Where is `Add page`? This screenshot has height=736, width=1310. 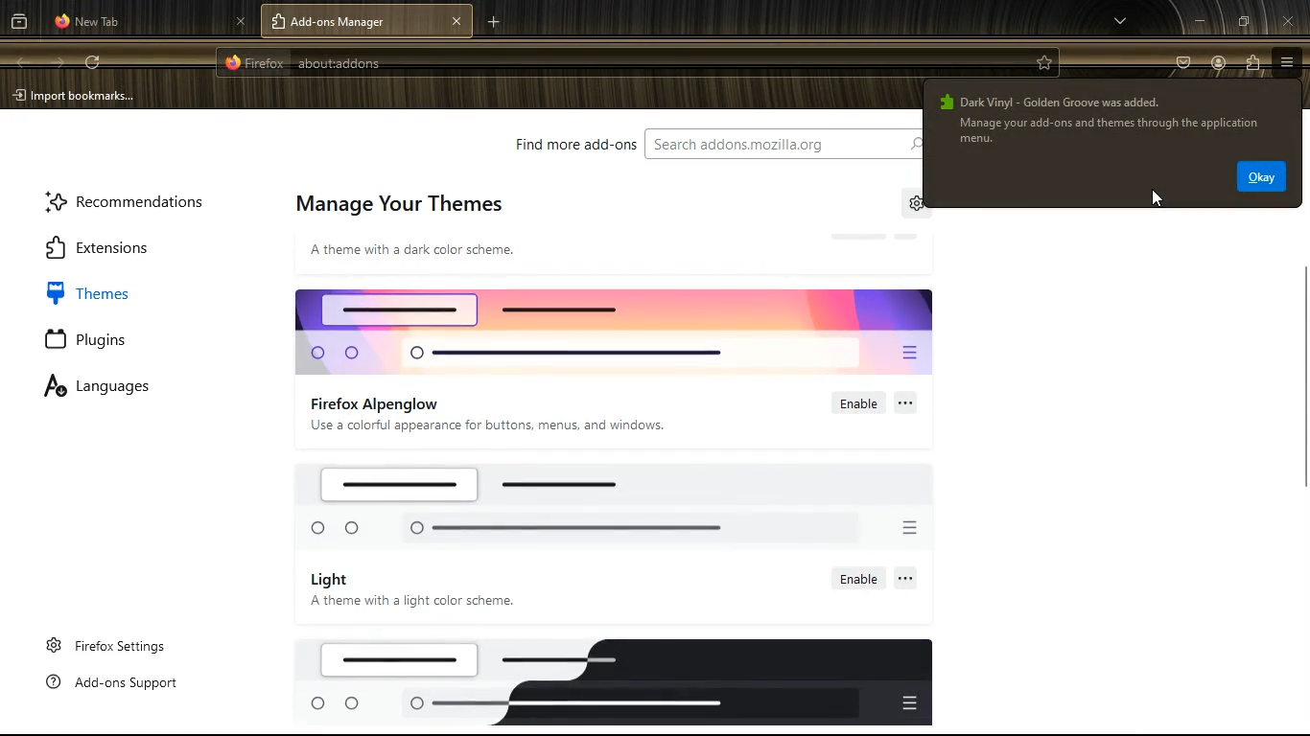 Add page is located at coordinates (493, 22).